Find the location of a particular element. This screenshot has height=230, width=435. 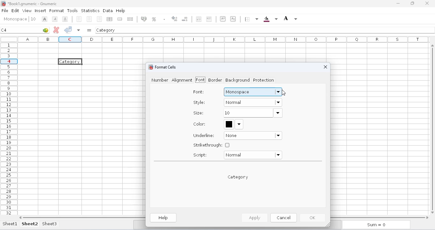

alignment is located at coordinates (182, 80).